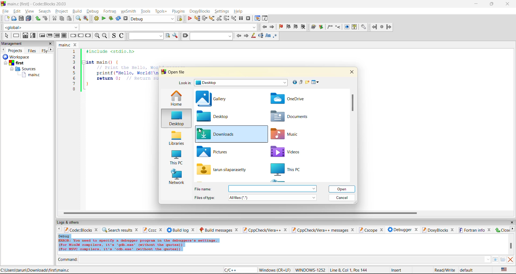 The height and width of the screenshot is (274, 516). What do you see at coordinates (72, 222) in the screenshot?
I see `logs and others` at bounding box center [72, 222].